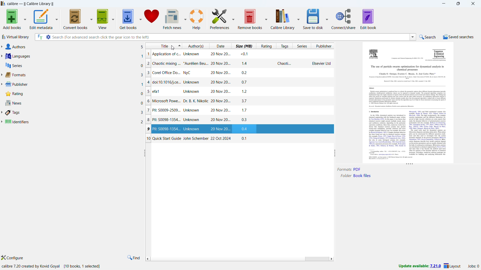  Describe the element at coordinates (443, 3) in the screenshot. I see `minimize` at that location.